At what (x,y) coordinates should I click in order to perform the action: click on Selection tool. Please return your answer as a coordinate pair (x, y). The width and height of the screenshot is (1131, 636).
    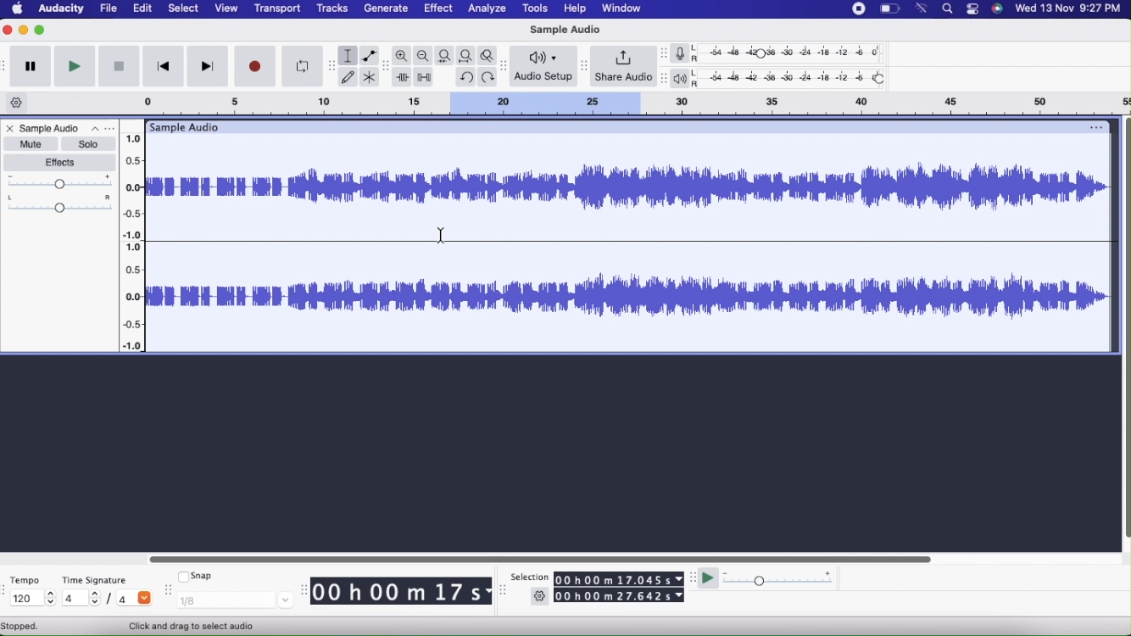
    Looking at the image, I should click on (348, 56).